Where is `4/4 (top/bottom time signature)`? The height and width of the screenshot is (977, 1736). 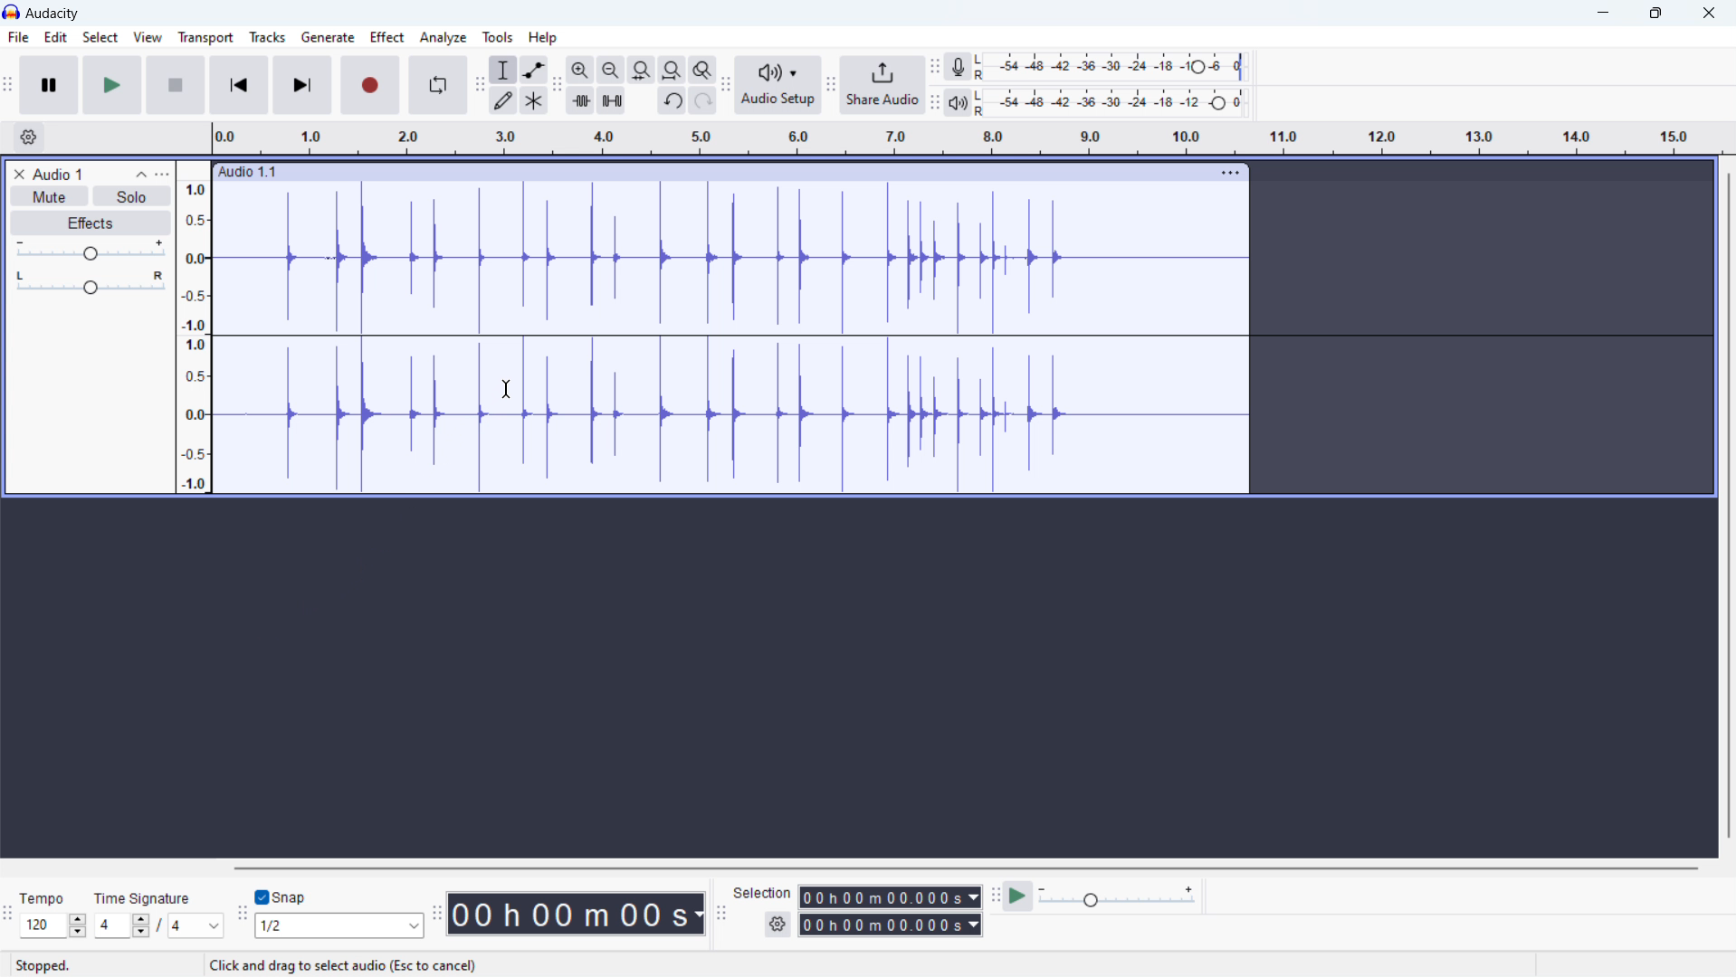 4/4 (top/bottom time signature) is located at coordinates (159, 925).